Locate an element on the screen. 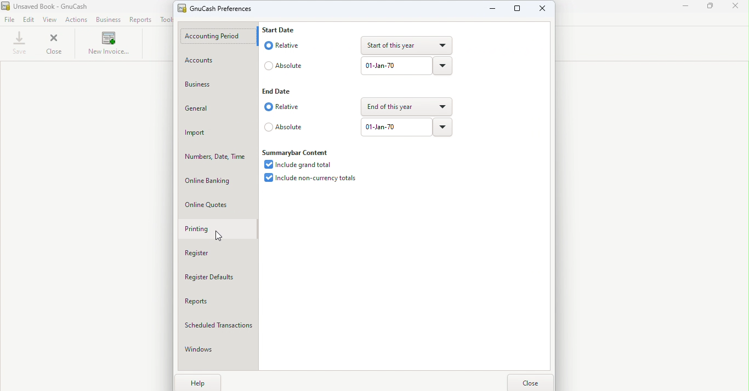 The width and height of the screenshot is (749, 391). Online quotes is located at coordinates (219, 205).